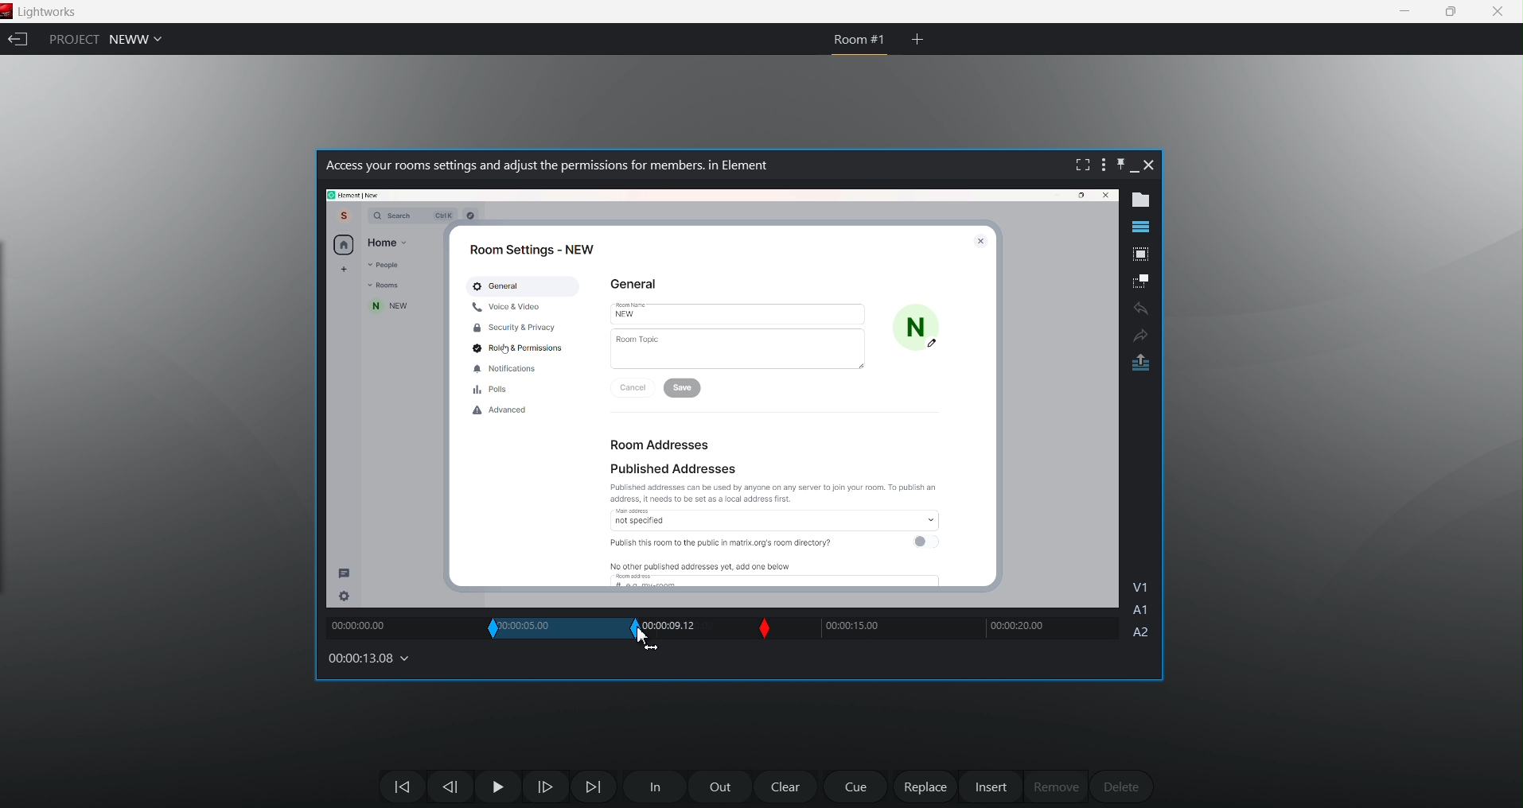 The image size is (1523, 808). Describe the element at coordinates (1139, 227) in the screenshot. I see `show timeline` at that location.